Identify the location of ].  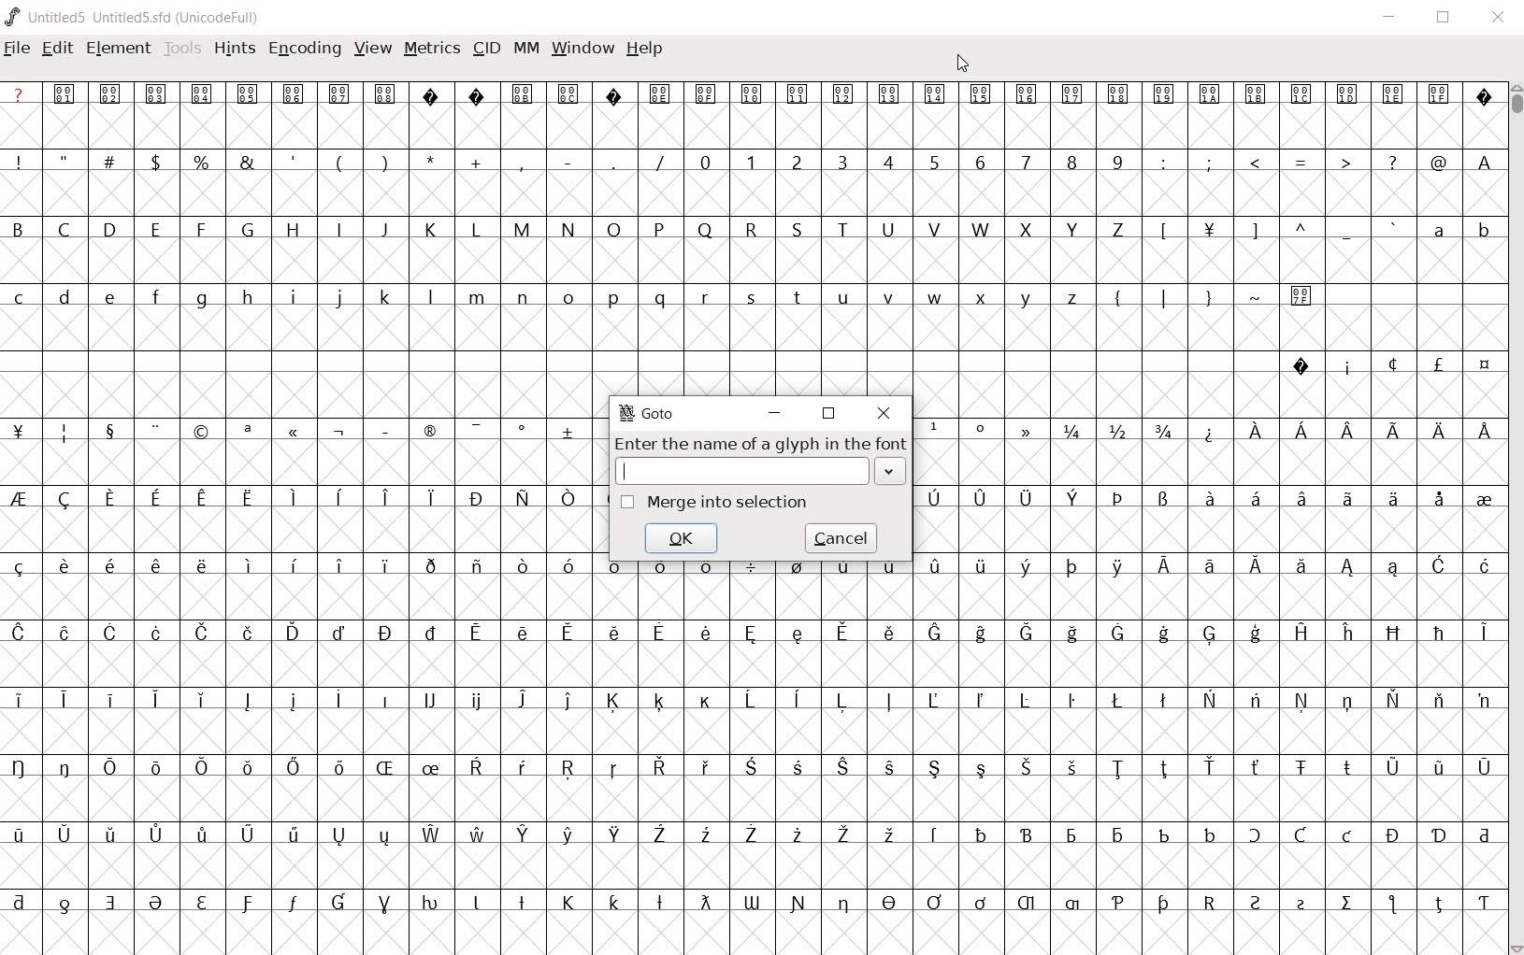
(1256, 229).